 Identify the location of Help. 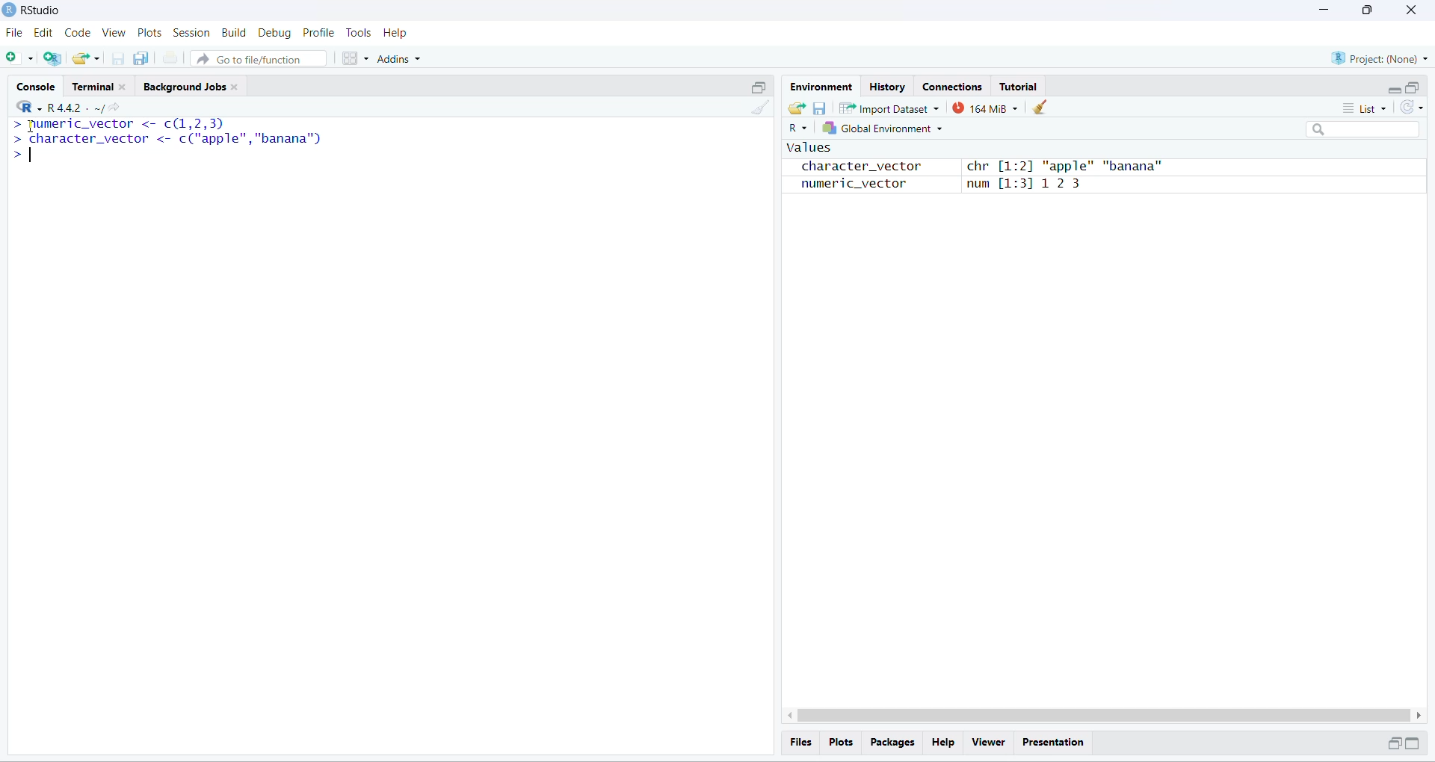
(397, 33).